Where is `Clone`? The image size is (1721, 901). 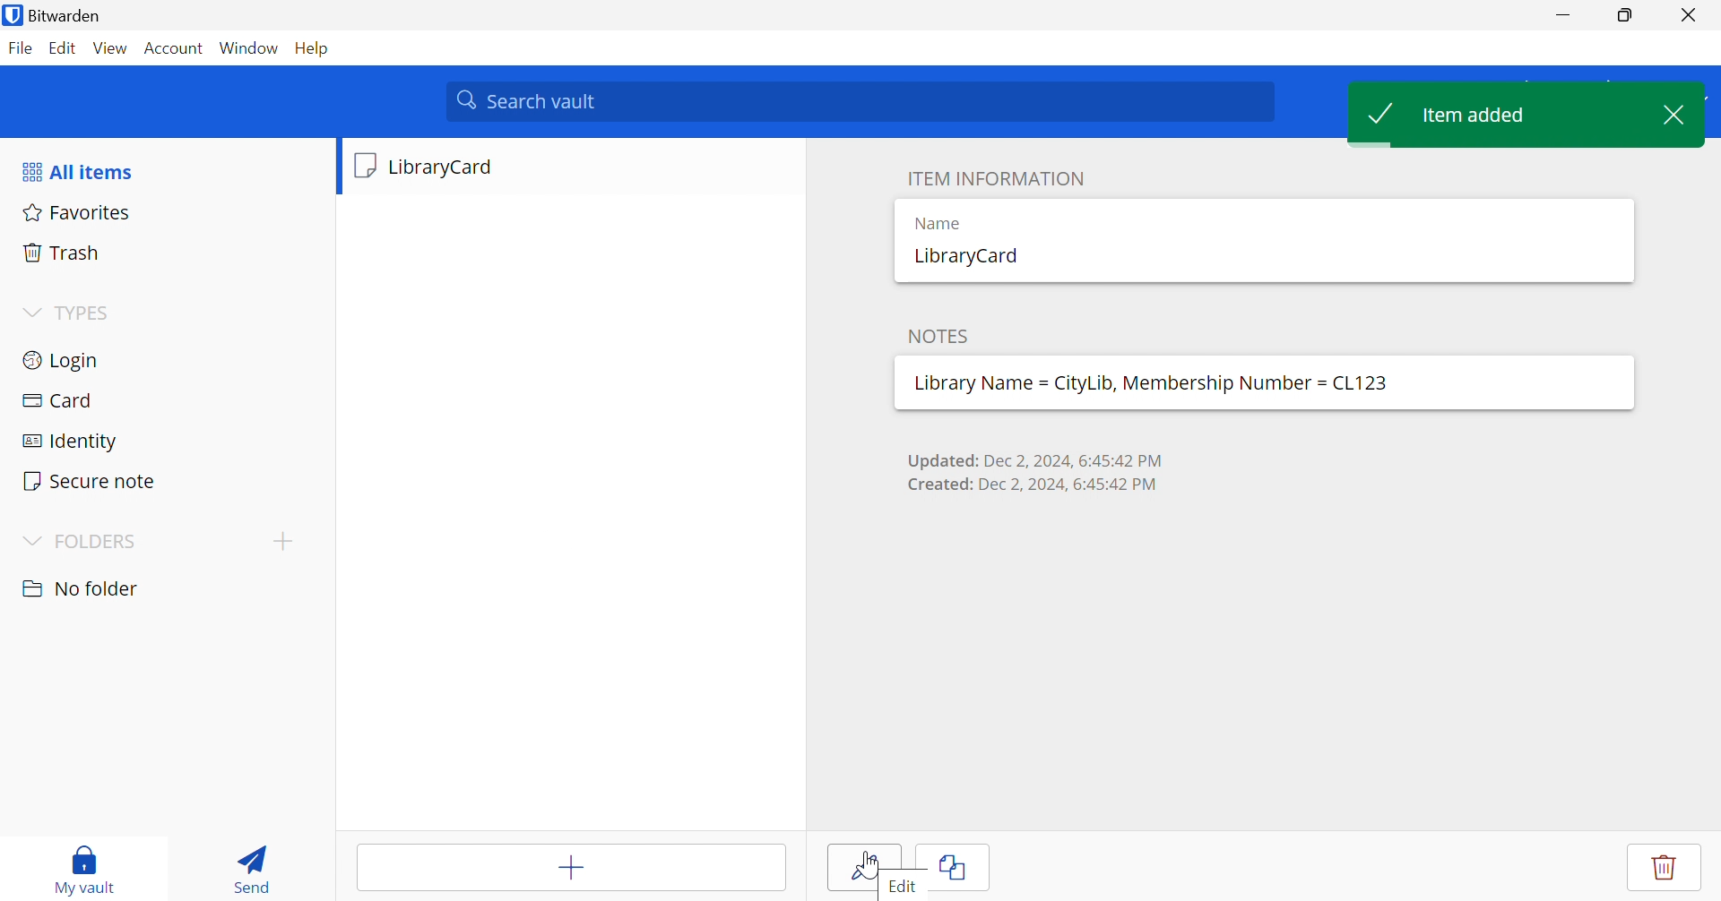
Clone is located at coordinates (955, 865).